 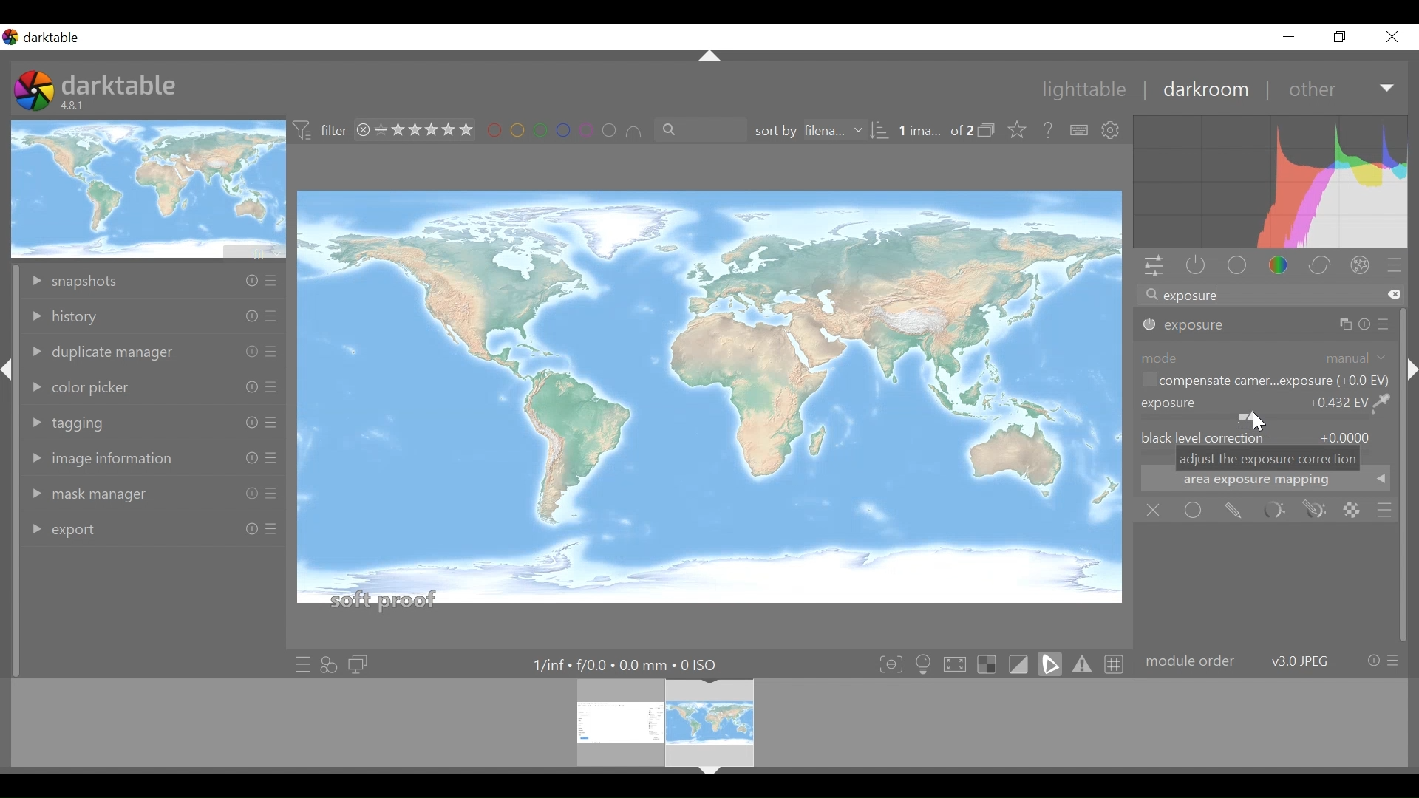 I want to click on display a second darkroom image, so click(x=361, y=665).